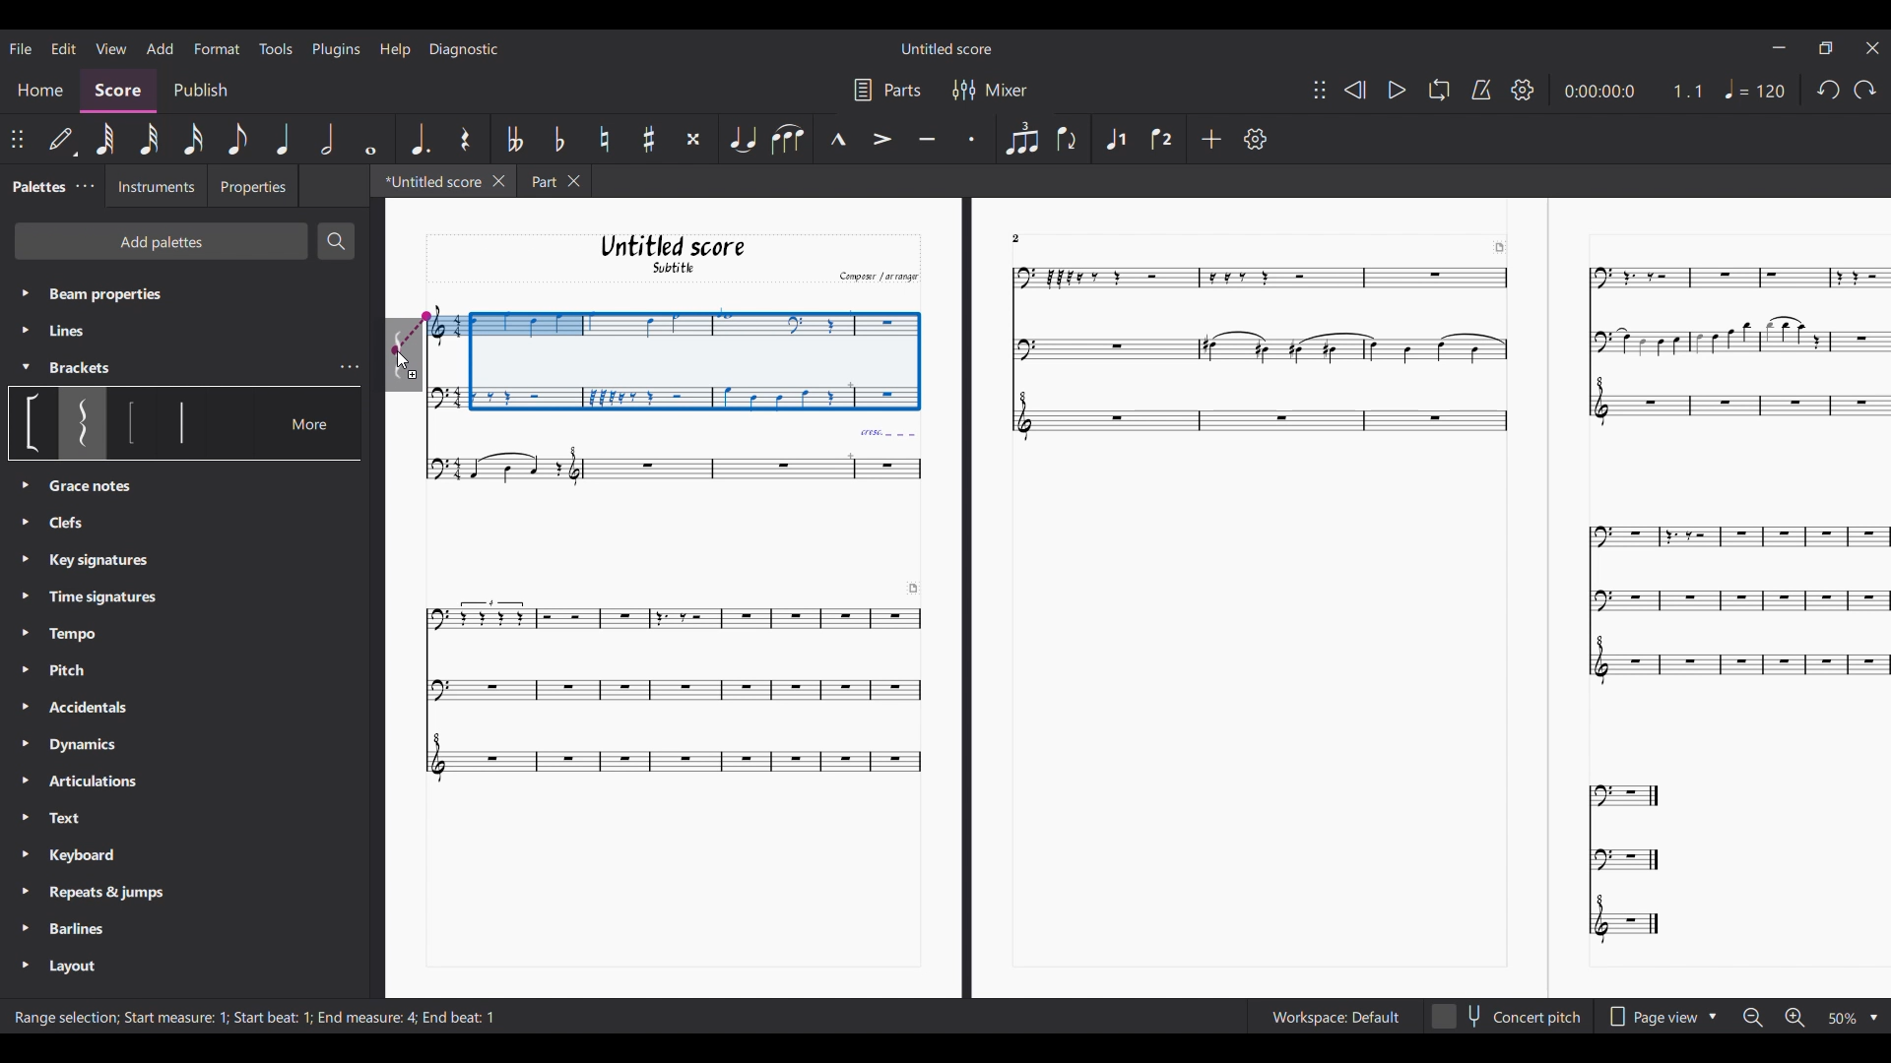 The image size is (1891, 1063). What do you see at coordinates (23, 484) in the screenshot?
I see `` at bounding box center [23, 484].